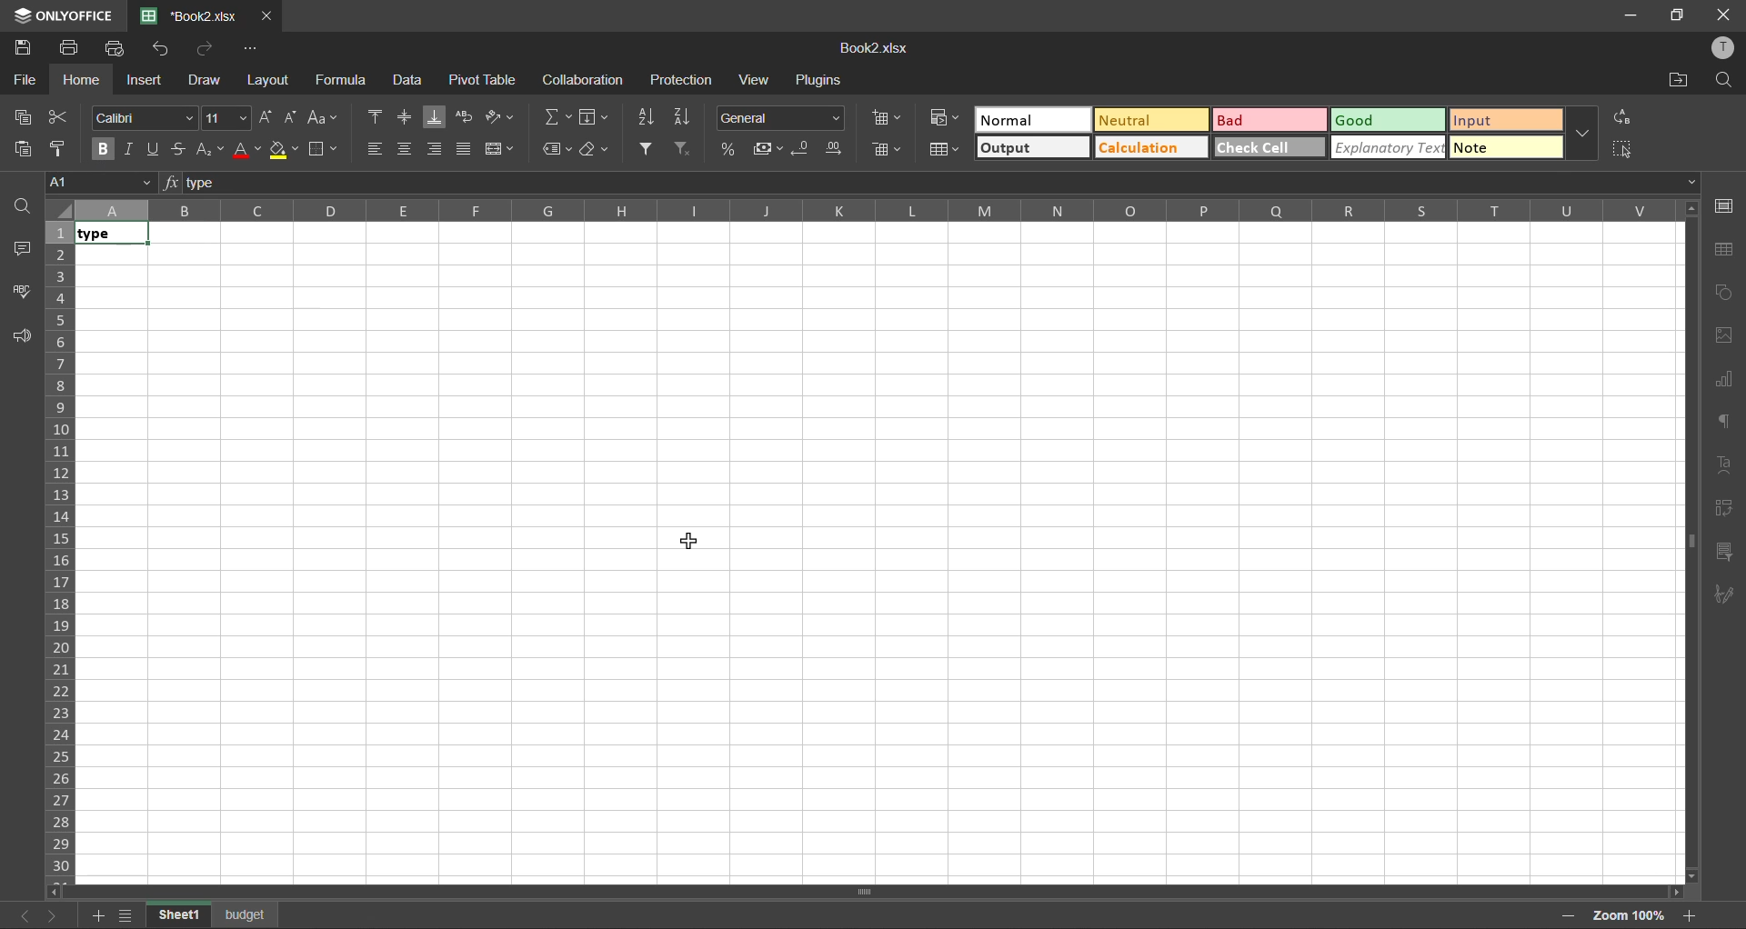  I want to click on replace, so click(1621, 116).